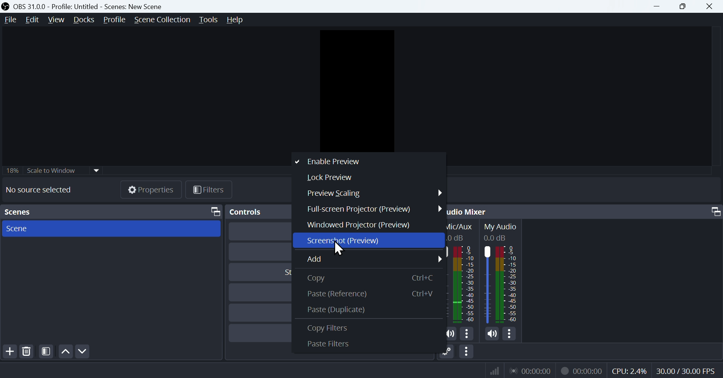 The height and width of the screenshot is (378, 723). Describe the element at coordinates (212, 210) in the screenshot. I see `Maximize` at that location.